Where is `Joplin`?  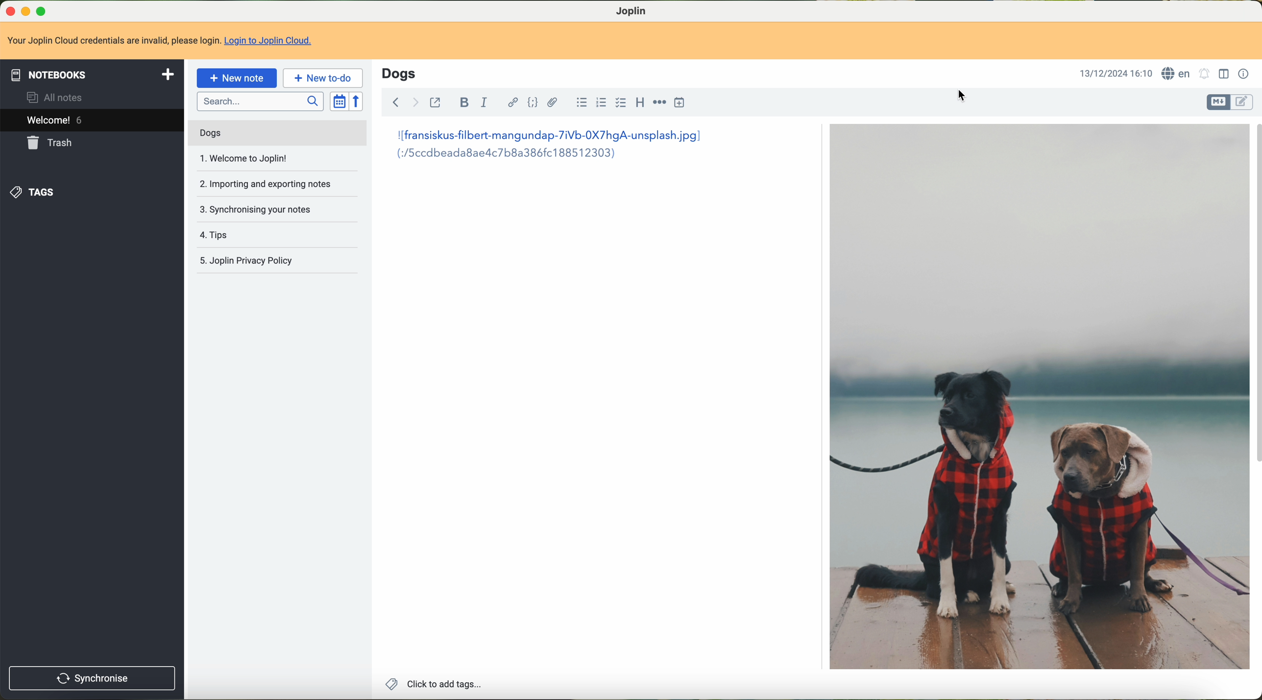
Joplin is located at coordinates (632, 10).